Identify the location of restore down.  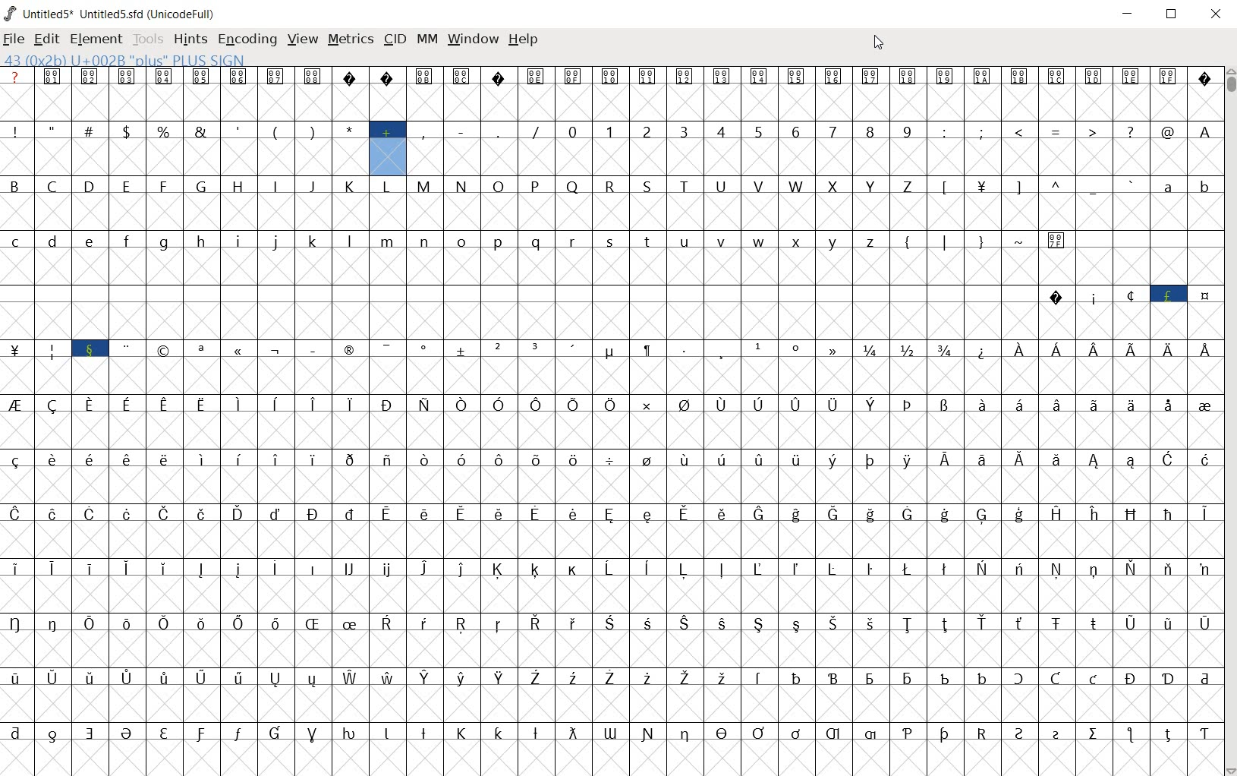
(1170, 15).